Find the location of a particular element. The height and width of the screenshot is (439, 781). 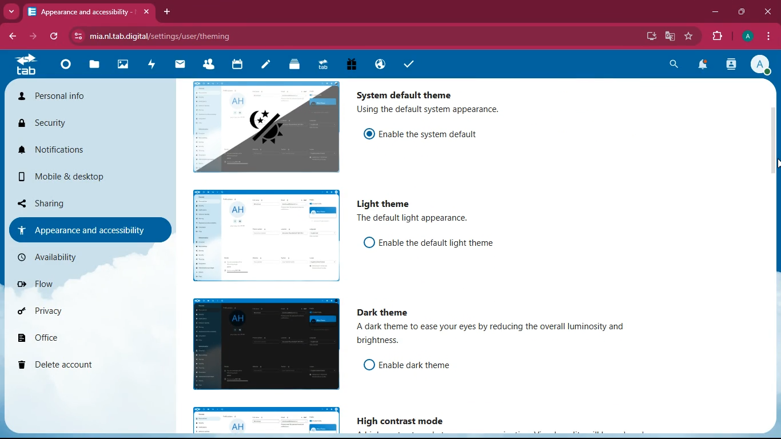

image is located at coordinates (266, 126).